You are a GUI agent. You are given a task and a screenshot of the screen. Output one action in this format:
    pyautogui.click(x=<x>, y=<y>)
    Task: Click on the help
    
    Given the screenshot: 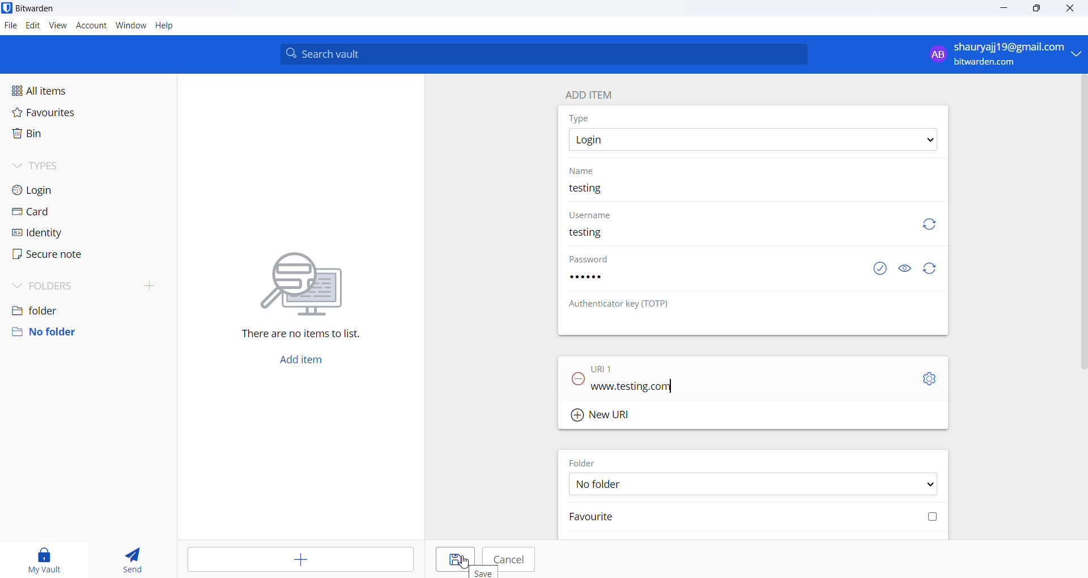 What is the action you would take?
    pyautogui.click(x=166, y=27)
    